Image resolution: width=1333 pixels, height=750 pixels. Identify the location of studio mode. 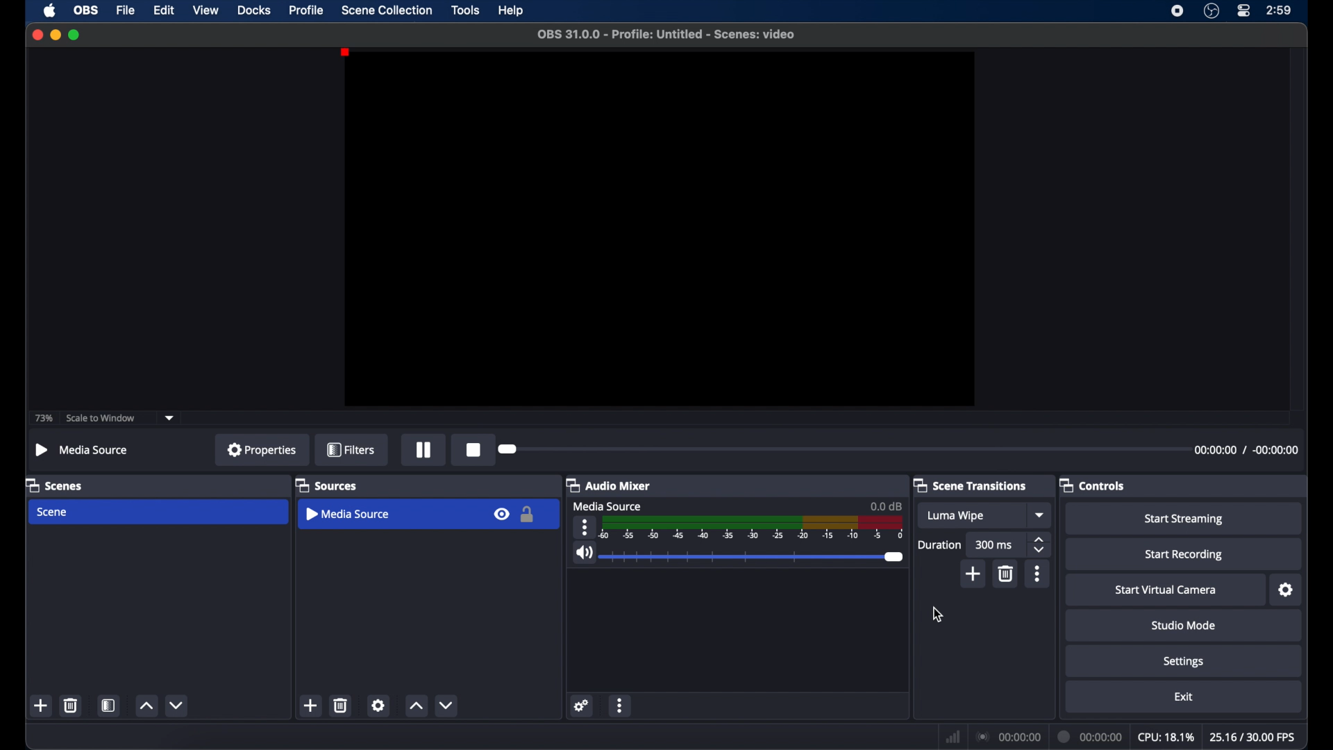
(1182, 626).